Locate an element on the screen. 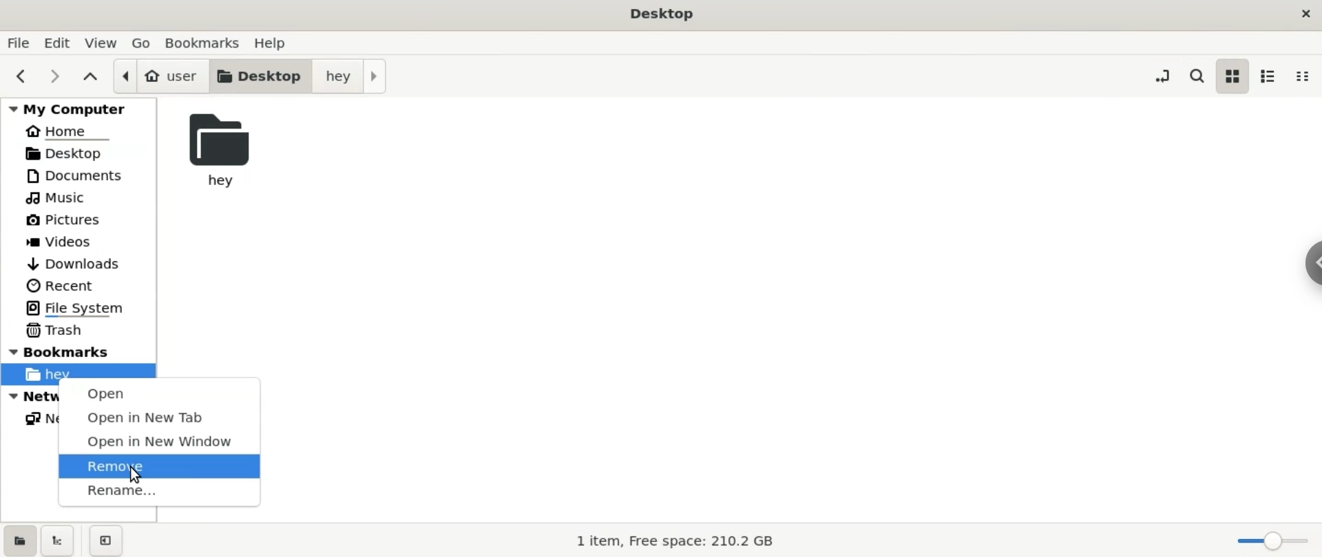 Image resolution: width=1322 pixels, height=557 pixels. edit is located at coordinates (59, 42).